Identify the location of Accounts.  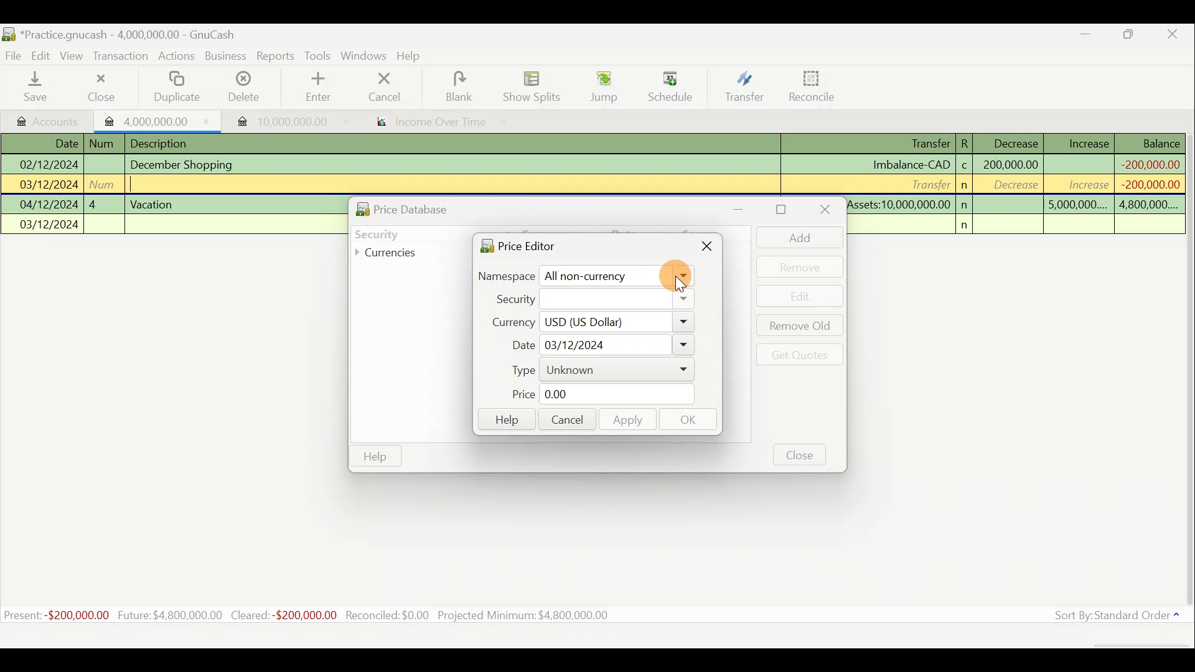
(44, 119).